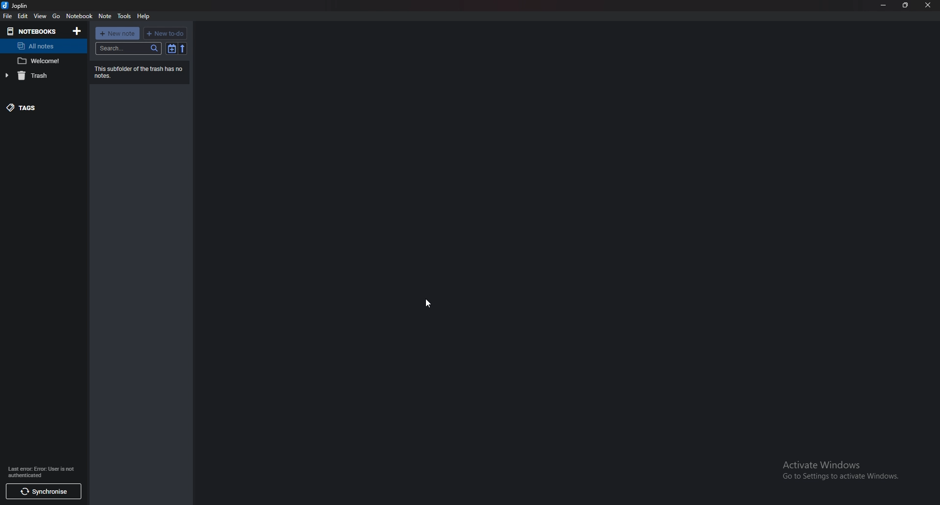  What do you see at coordinates (7, 16) in the screenshot?
I see `file` at bounding box center [7, 16].